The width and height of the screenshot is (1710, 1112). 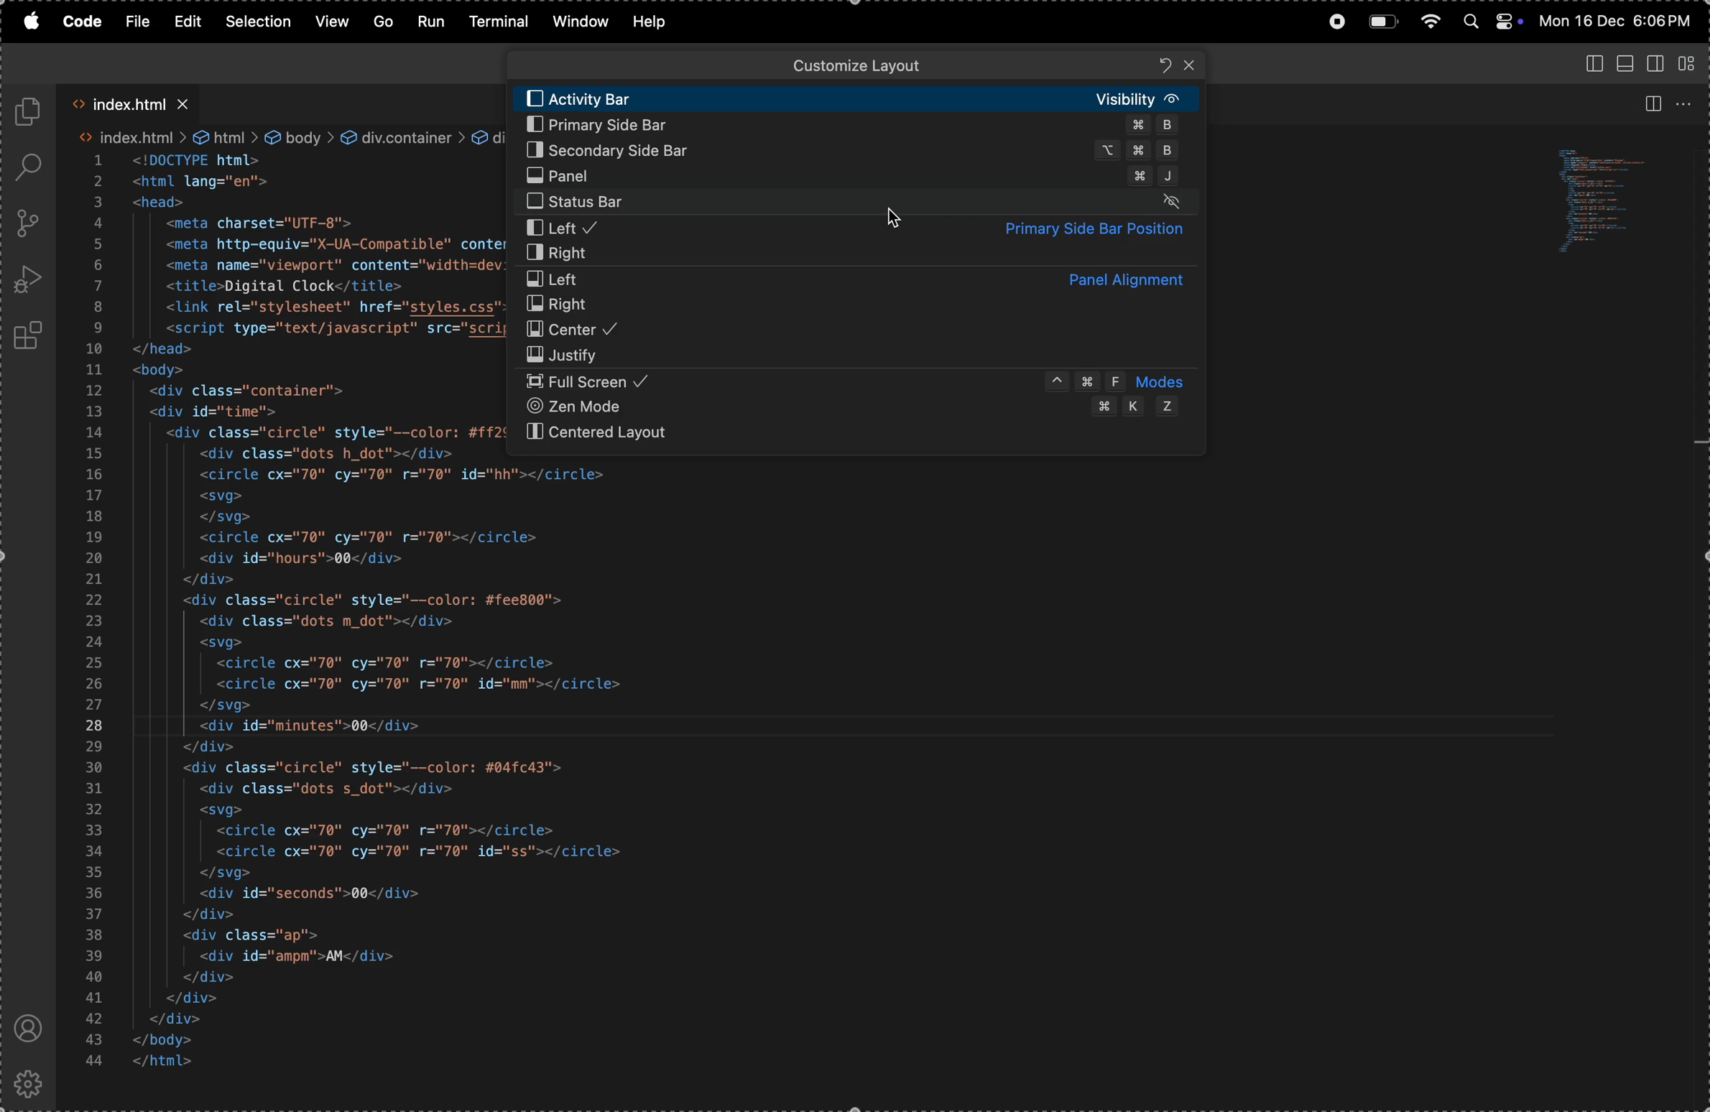 What do you see at coordinates (856, 439) in the screenshot?
I see `centered layout` at bounding box center [856, 439].